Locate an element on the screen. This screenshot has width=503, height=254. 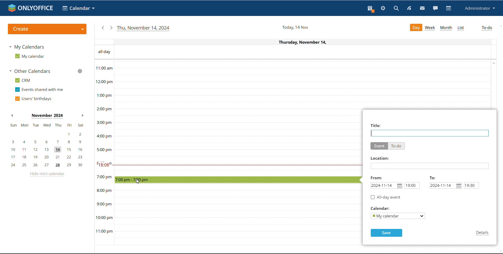
previous month is located at coordinates (13, 116).